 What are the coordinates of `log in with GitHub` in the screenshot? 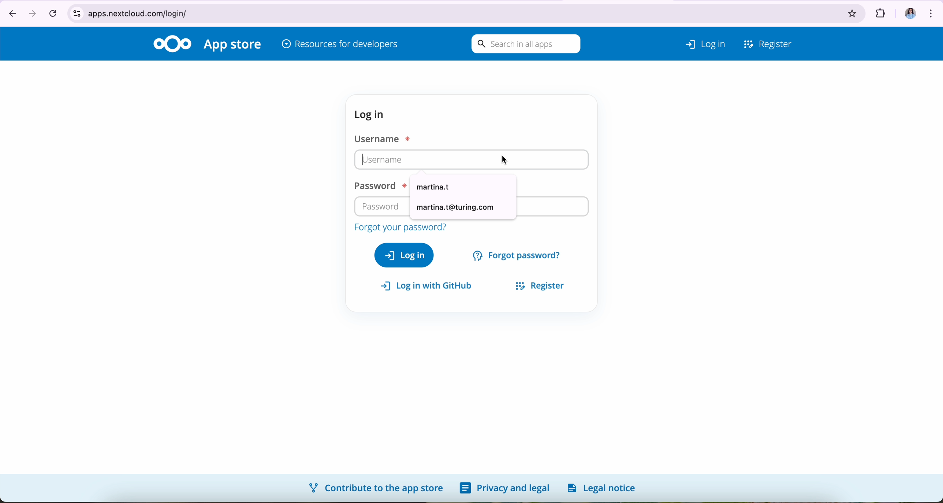 It's located at (430, 286).